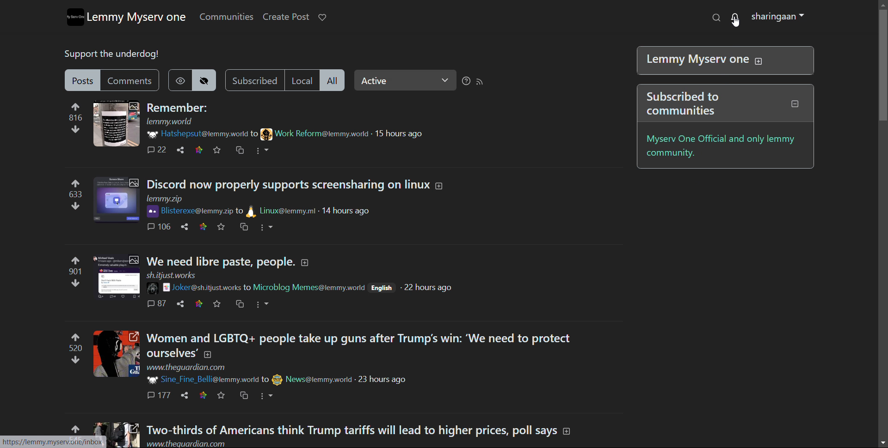 This screenshot has height=448, width=888. I want to click on crosspost, so click(243, 395).